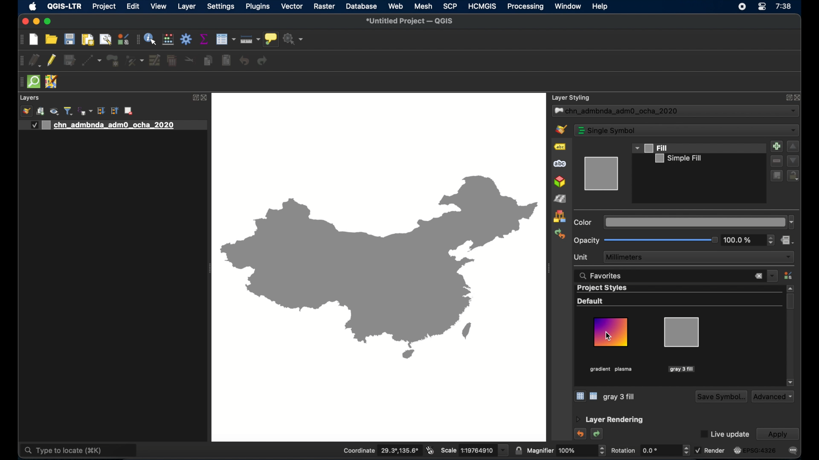  I want to click on opacity level, so click(739, 240).